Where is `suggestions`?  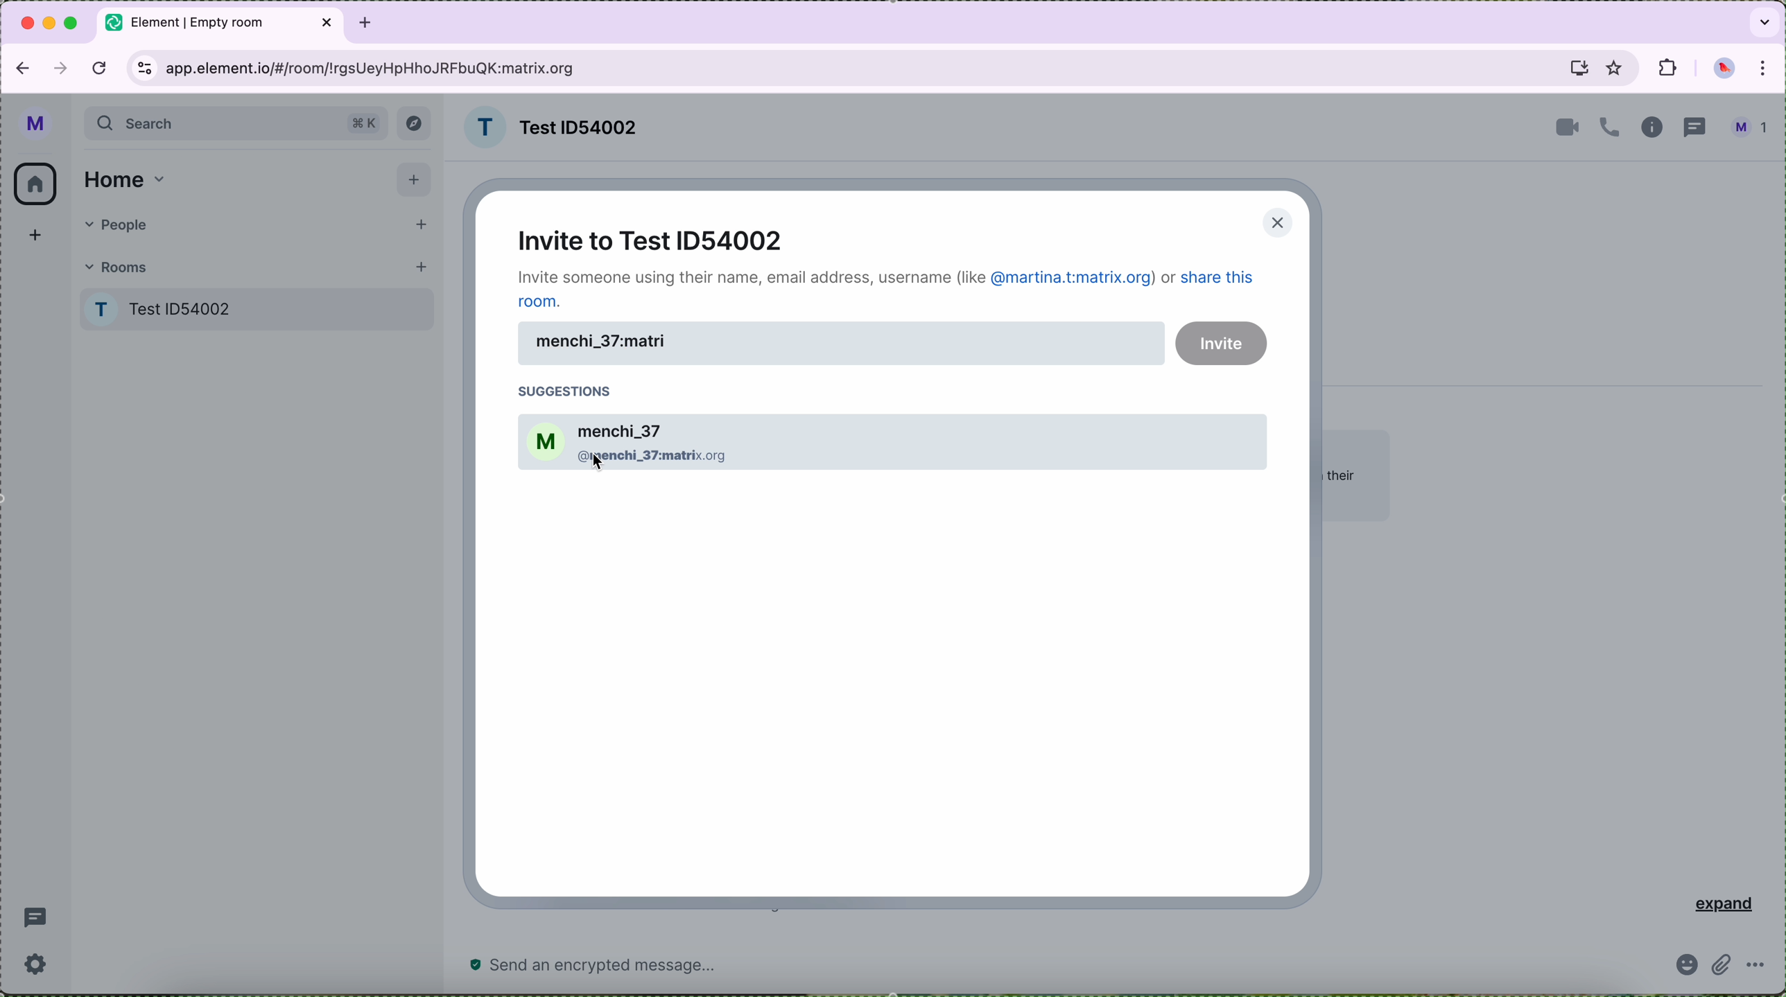
suggestions is located at coordinates (571, 390).